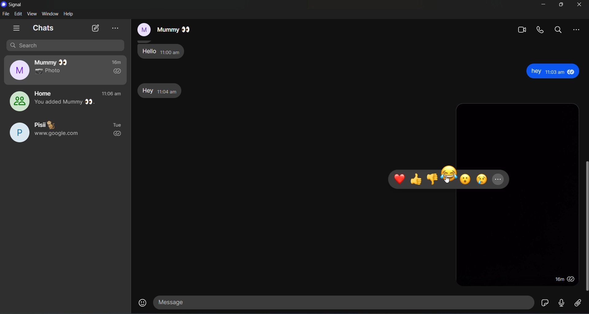  Describe the element at coordinates (18, 14) in the screenshot. I see `edit` at that location.